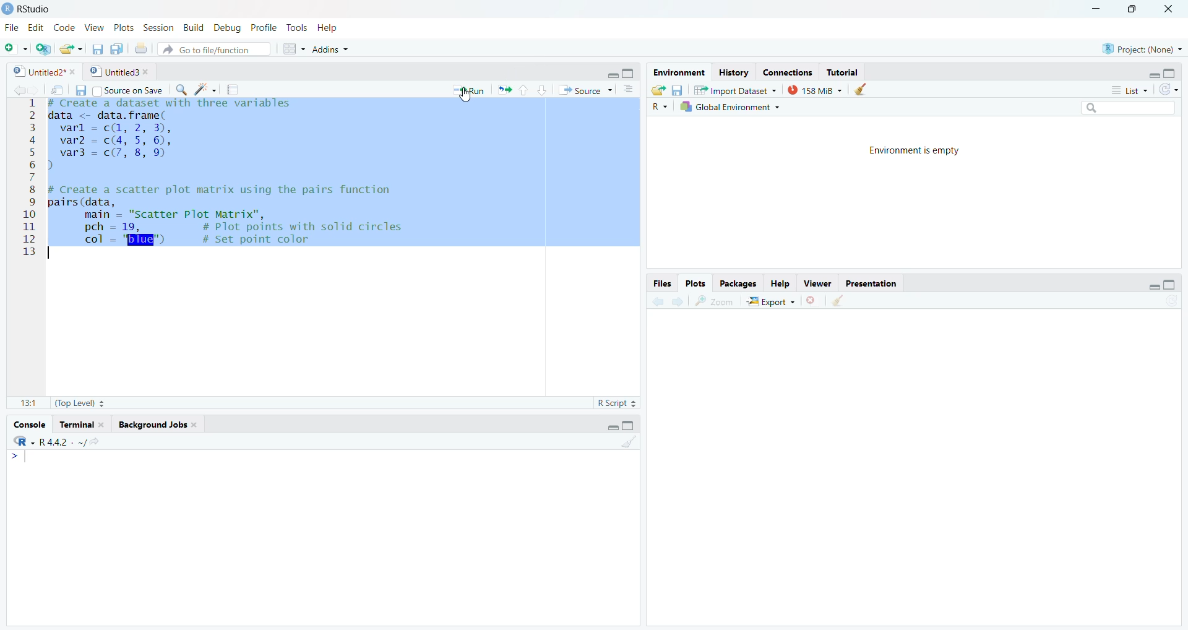 Image resolution: width=1188 pixels, height=630 pixels. Describe the element at coordinates (54, 88) in the screenshot. I see `Show in new window` at that location.